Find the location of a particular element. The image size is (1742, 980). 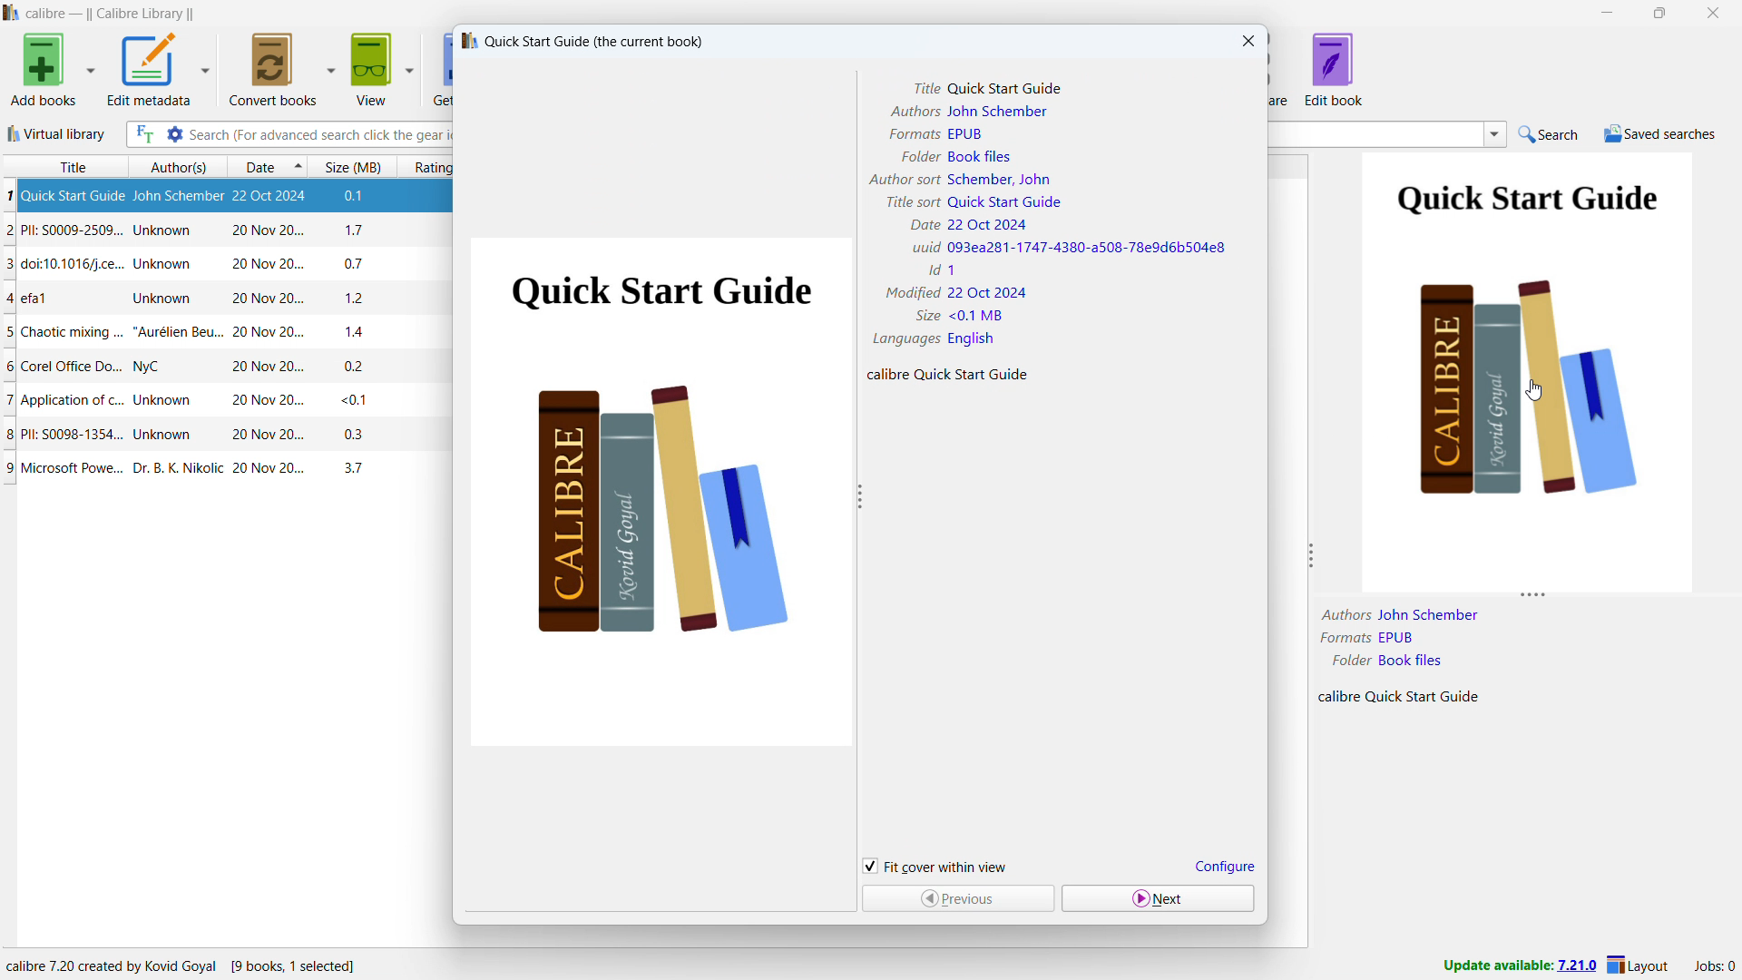

Vivid is located at coordinates (922, 247).